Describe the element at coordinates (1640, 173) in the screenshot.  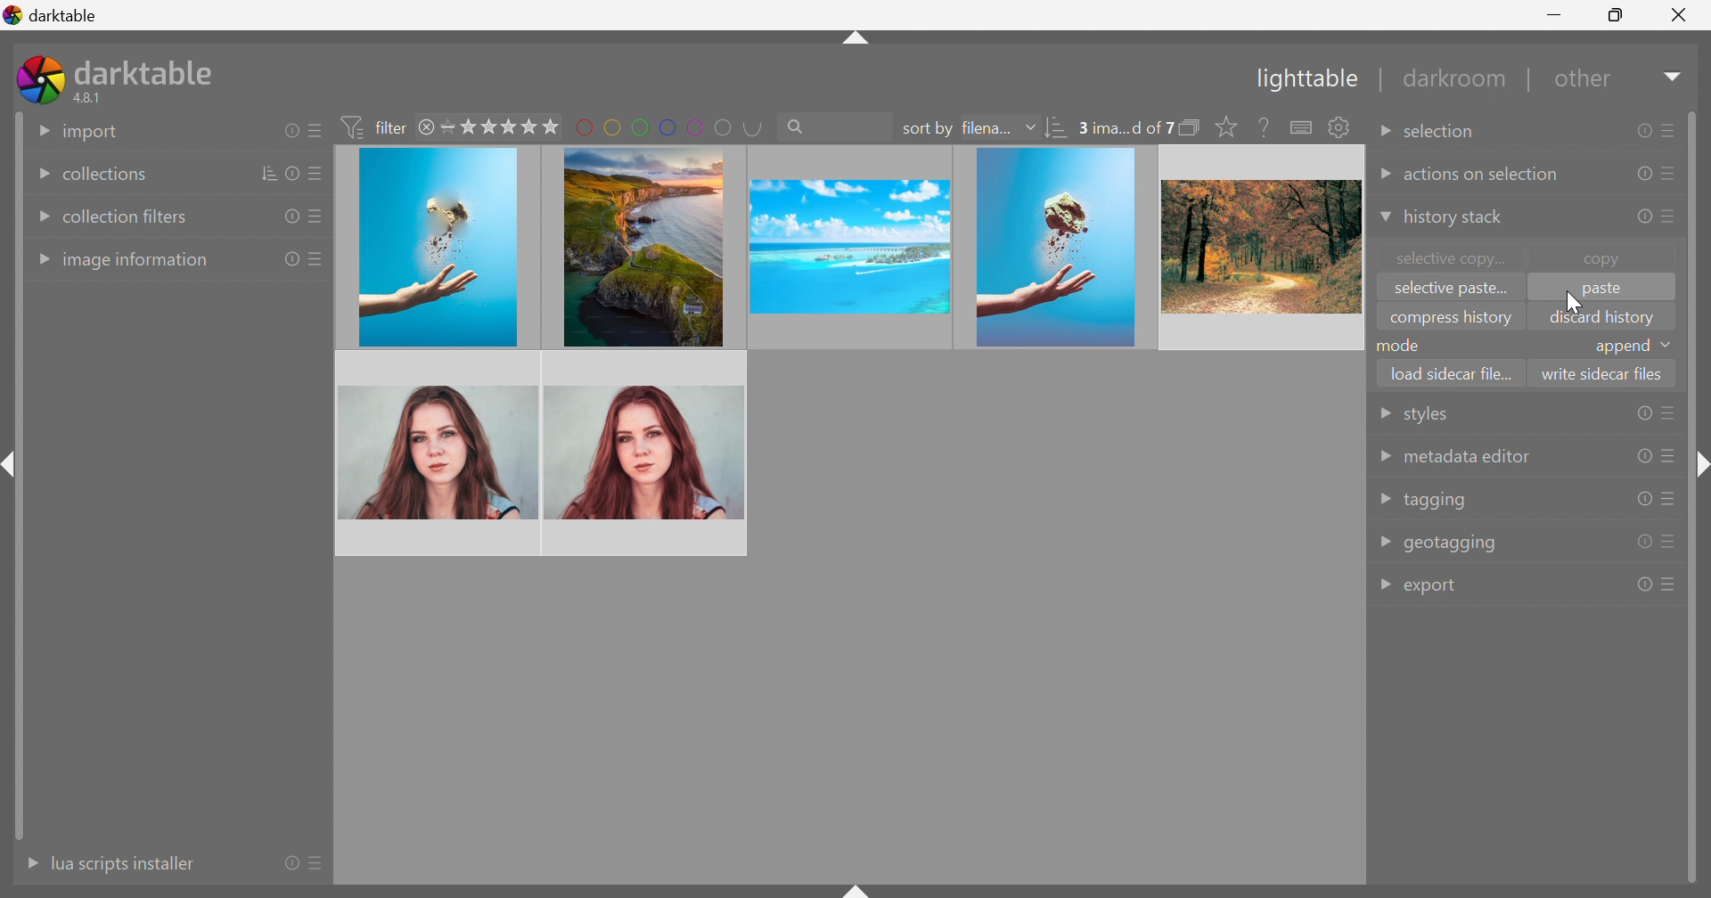
I see `reset` at that location.